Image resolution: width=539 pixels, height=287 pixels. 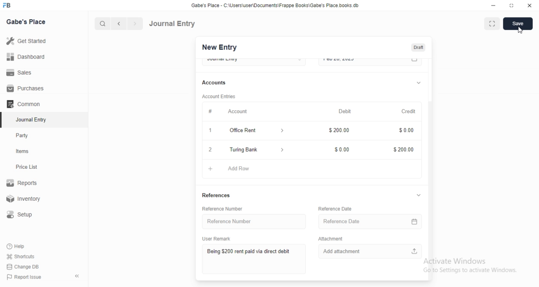 What do you see at coordinates (32, 120) in the screenshot?
I see `‘Journal Entry` at bounding box center [32, 120].